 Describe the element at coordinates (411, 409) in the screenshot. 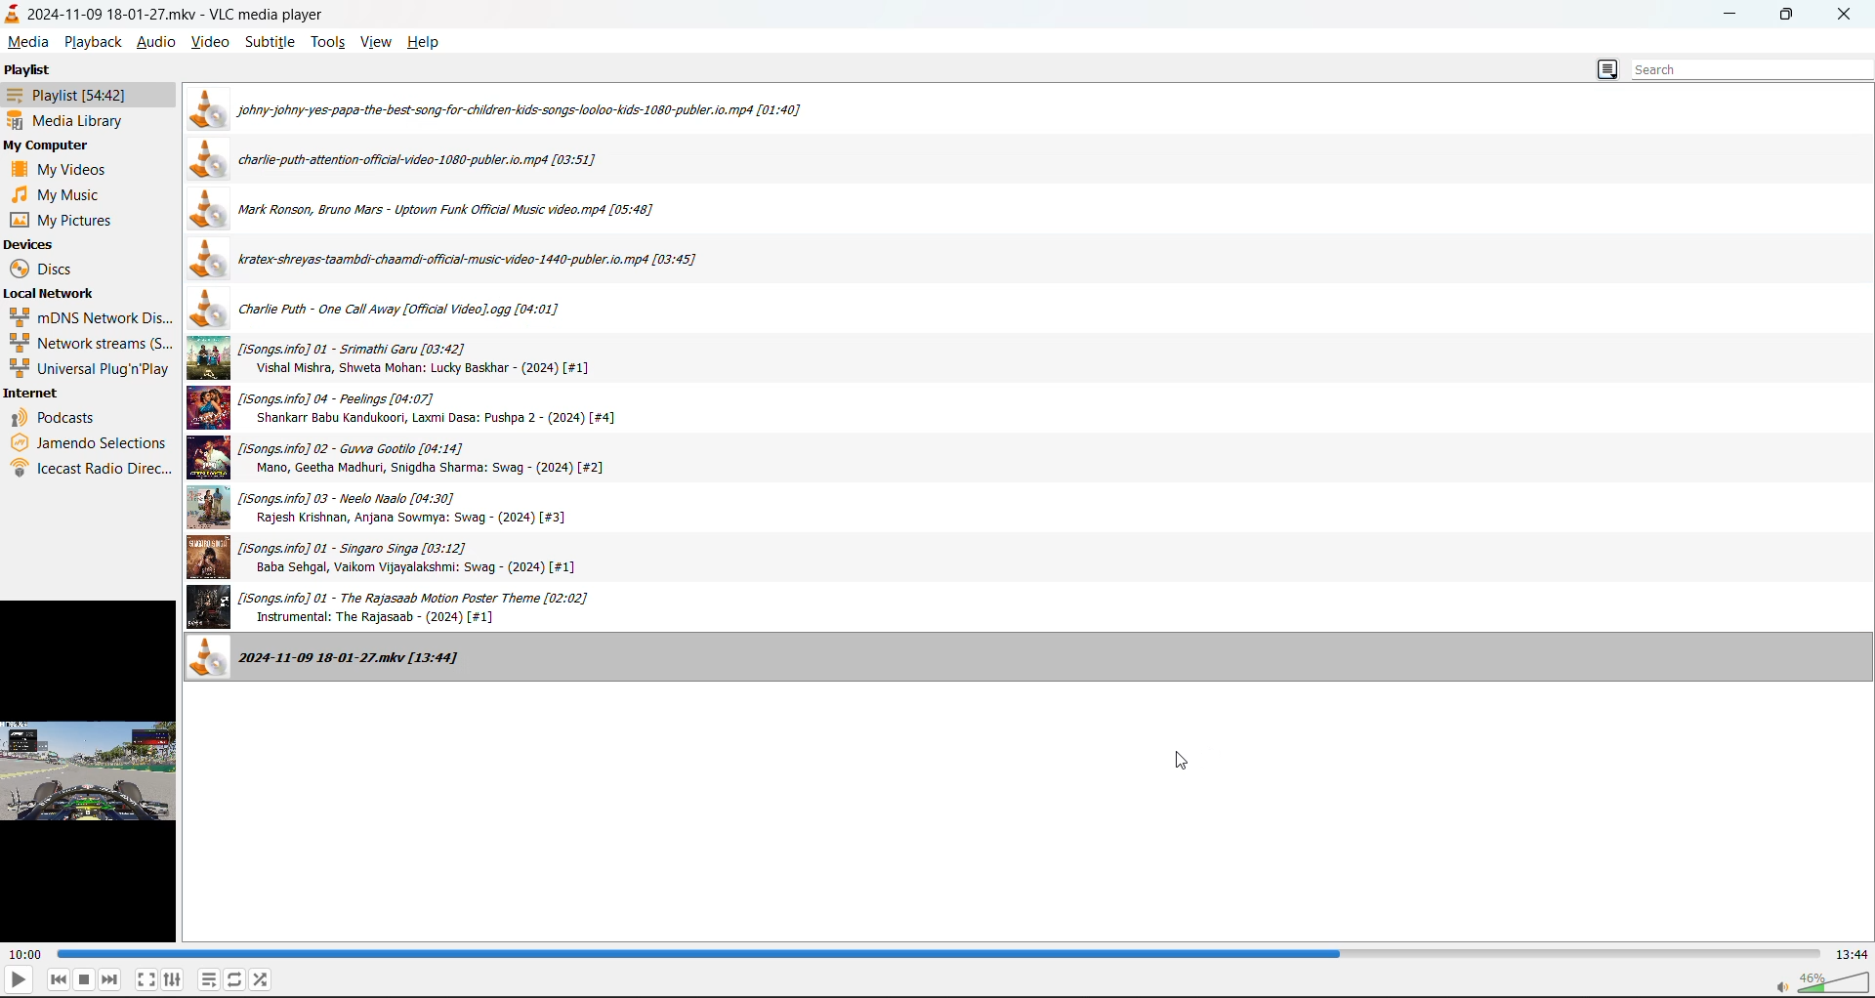

I see `tracks without duration` at that location.